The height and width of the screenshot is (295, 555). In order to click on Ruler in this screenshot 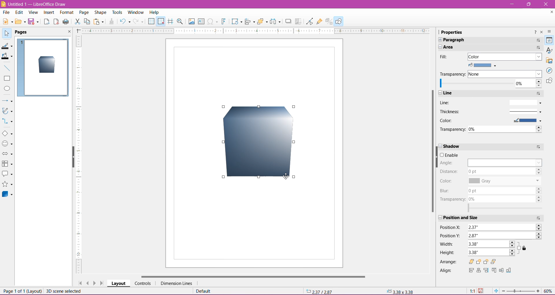, I will do `click(78, 155)`.